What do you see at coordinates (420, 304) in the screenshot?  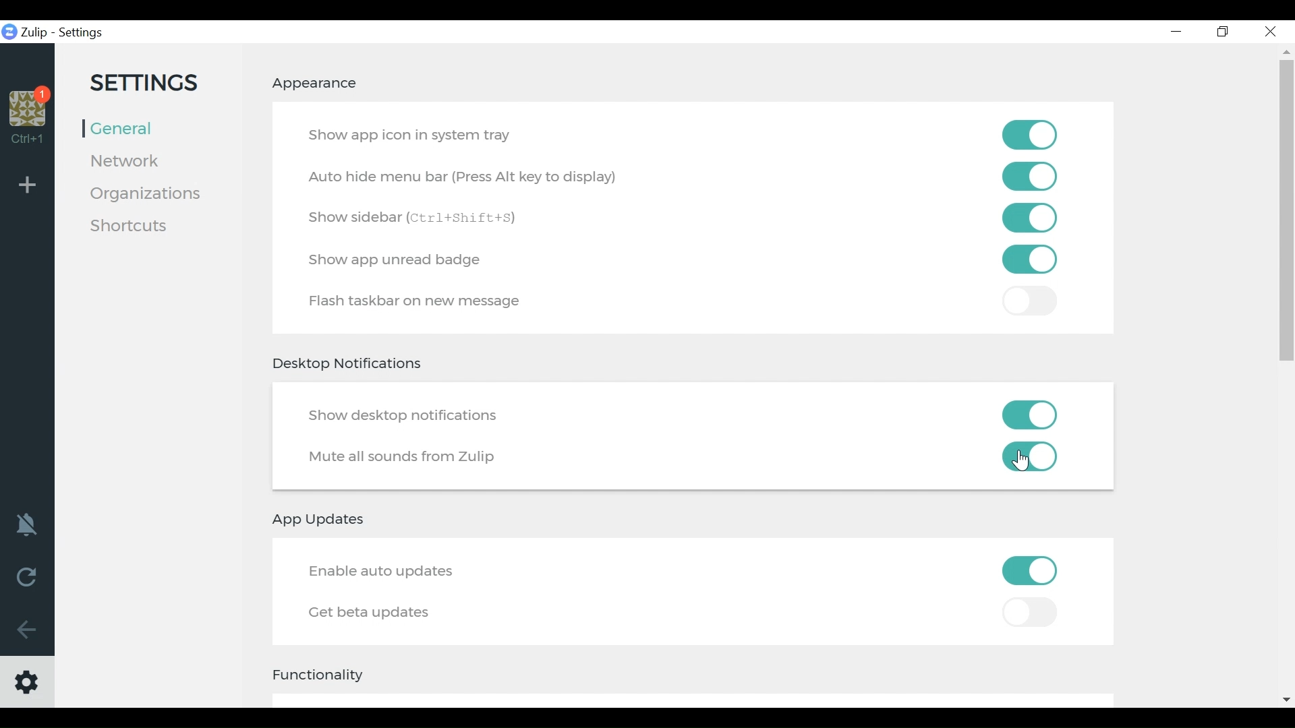 I see `Flash taskbar` at bounding box center [420, 304].